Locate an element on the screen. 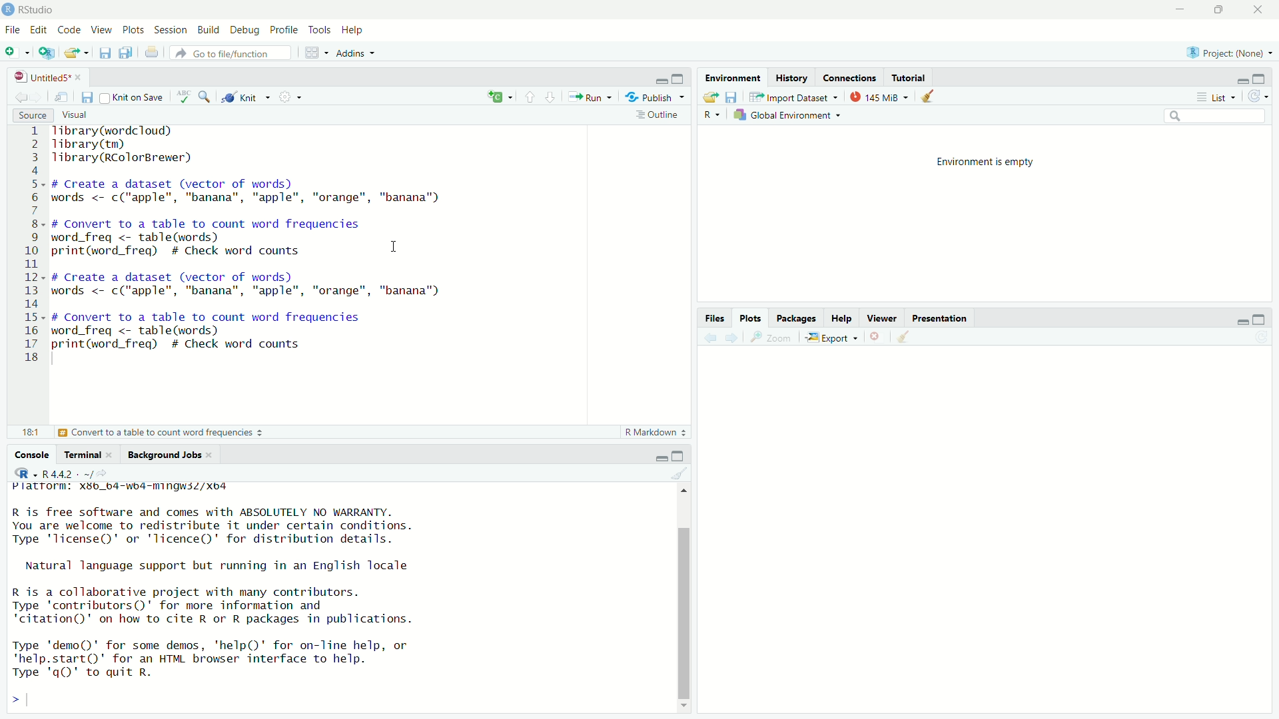  Debug is located at coordinates (244, 32).